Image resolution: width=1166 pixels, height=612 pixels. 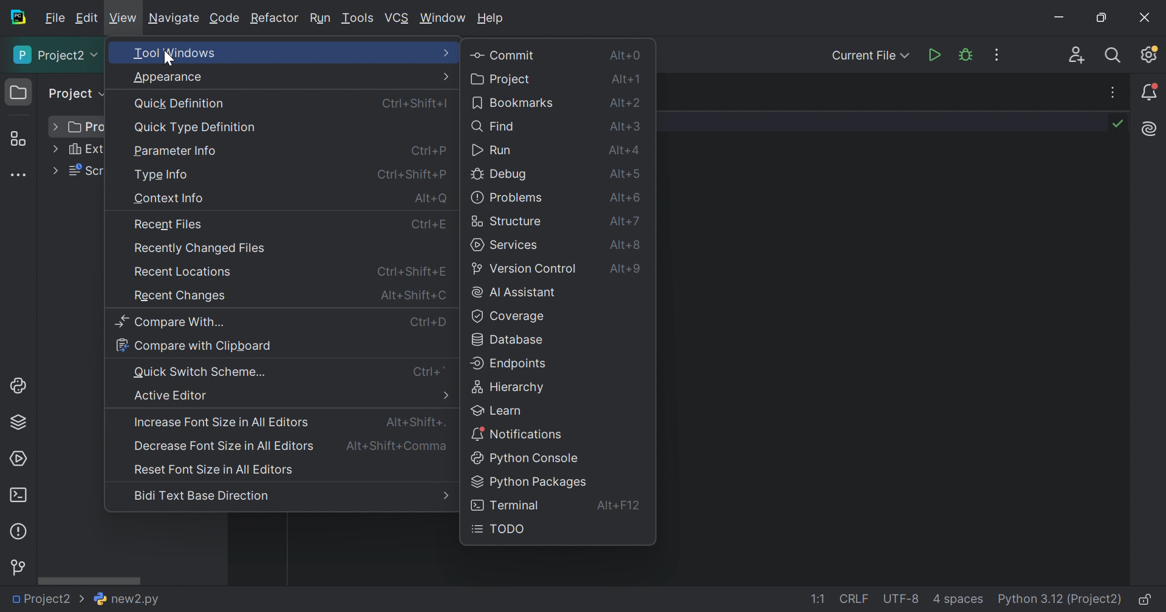 What do you see at coordinates (443, 18) in the screenshot?
I see `Windows` at bounding box center [443, 18].